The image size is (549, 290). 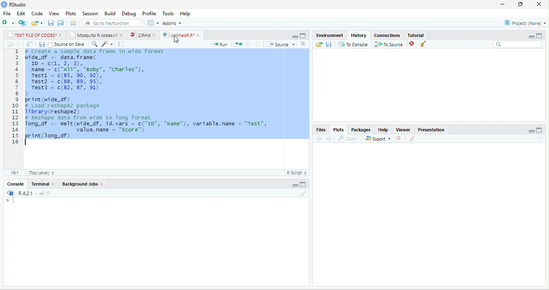 I want to click on View, so click(x=54, y=14).